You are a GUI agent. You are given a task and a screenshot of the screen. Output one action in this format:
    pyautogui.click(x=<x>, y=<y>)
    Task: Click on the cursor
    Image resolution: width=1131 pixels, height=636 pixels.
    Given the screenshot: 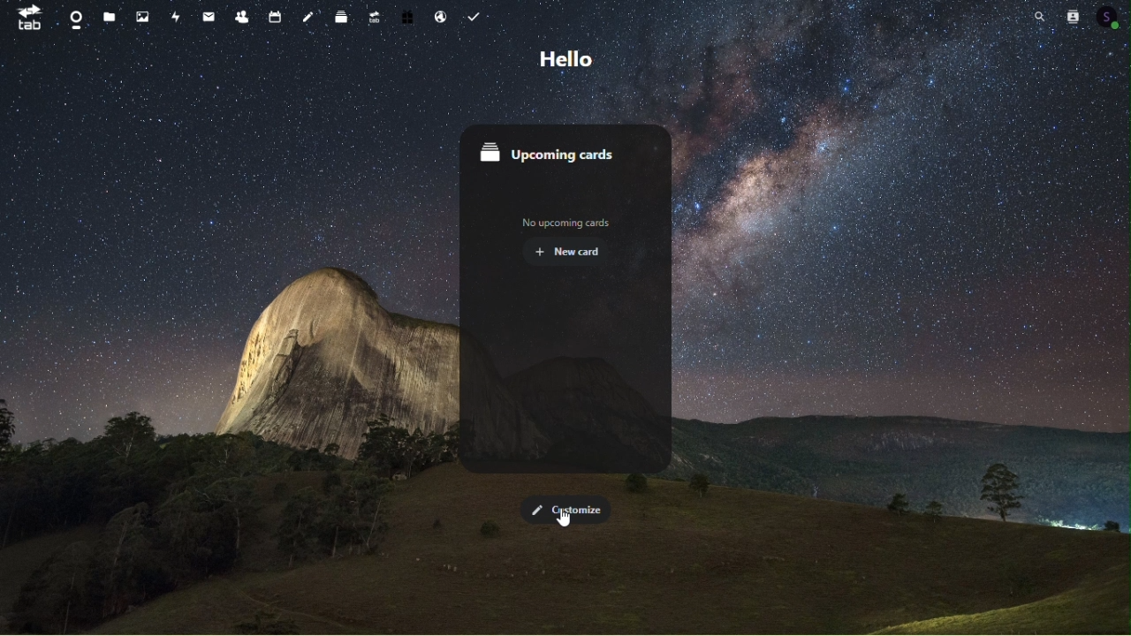 What is the action you would take?
    pyautogui.click(x=564, y=519)
    